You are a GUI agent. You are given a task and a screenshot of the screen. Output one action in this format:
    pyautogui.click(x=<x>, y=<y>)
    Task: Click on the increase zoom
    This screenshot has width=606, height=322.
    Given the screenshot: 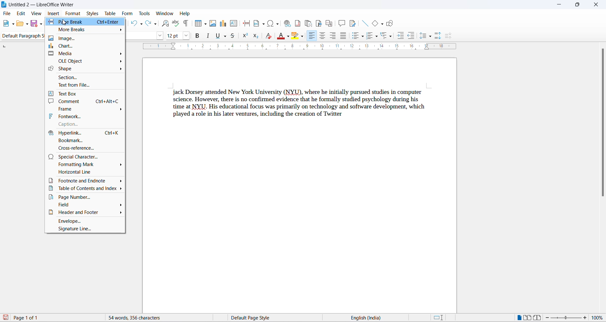 What is the action you would take?
    pyautogui.click(x=586, y=319)
    